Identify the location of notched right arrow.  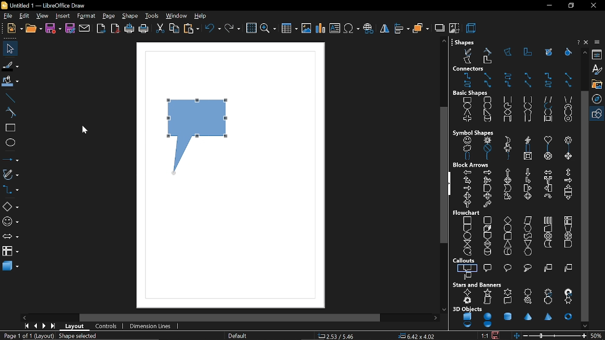
(467, 188).